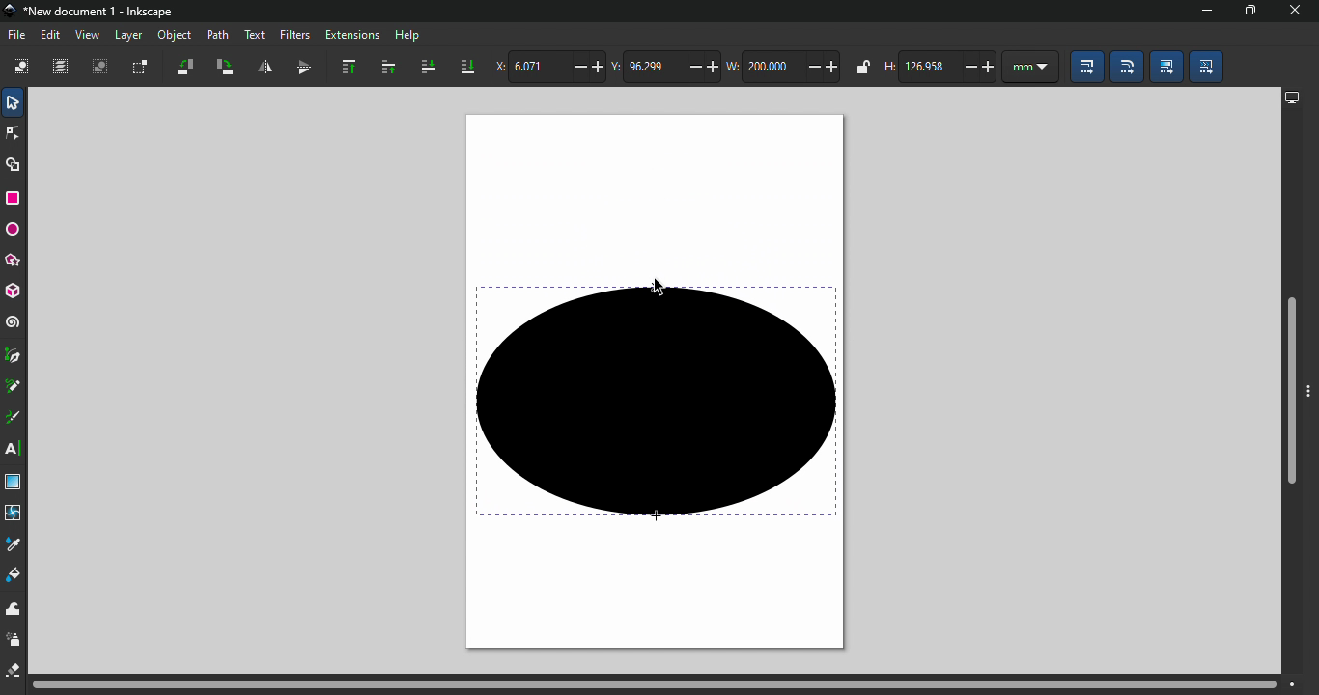  Describe the element at coordinates (302, 69) in the screenshot. I see `Object flip vertical` at that location.